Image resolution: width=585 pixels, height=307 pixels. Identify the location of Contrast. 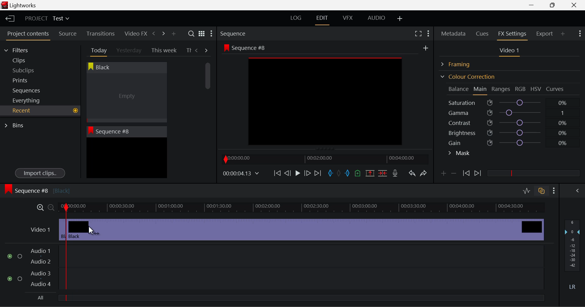
(510, 122).